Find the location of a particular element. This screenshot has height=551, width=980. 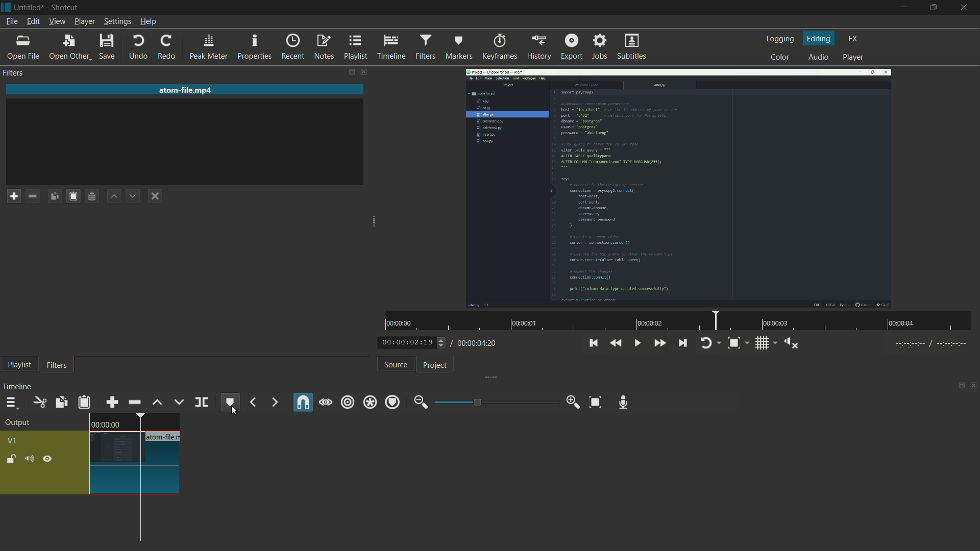

logging is located at coordinates (781, 39).